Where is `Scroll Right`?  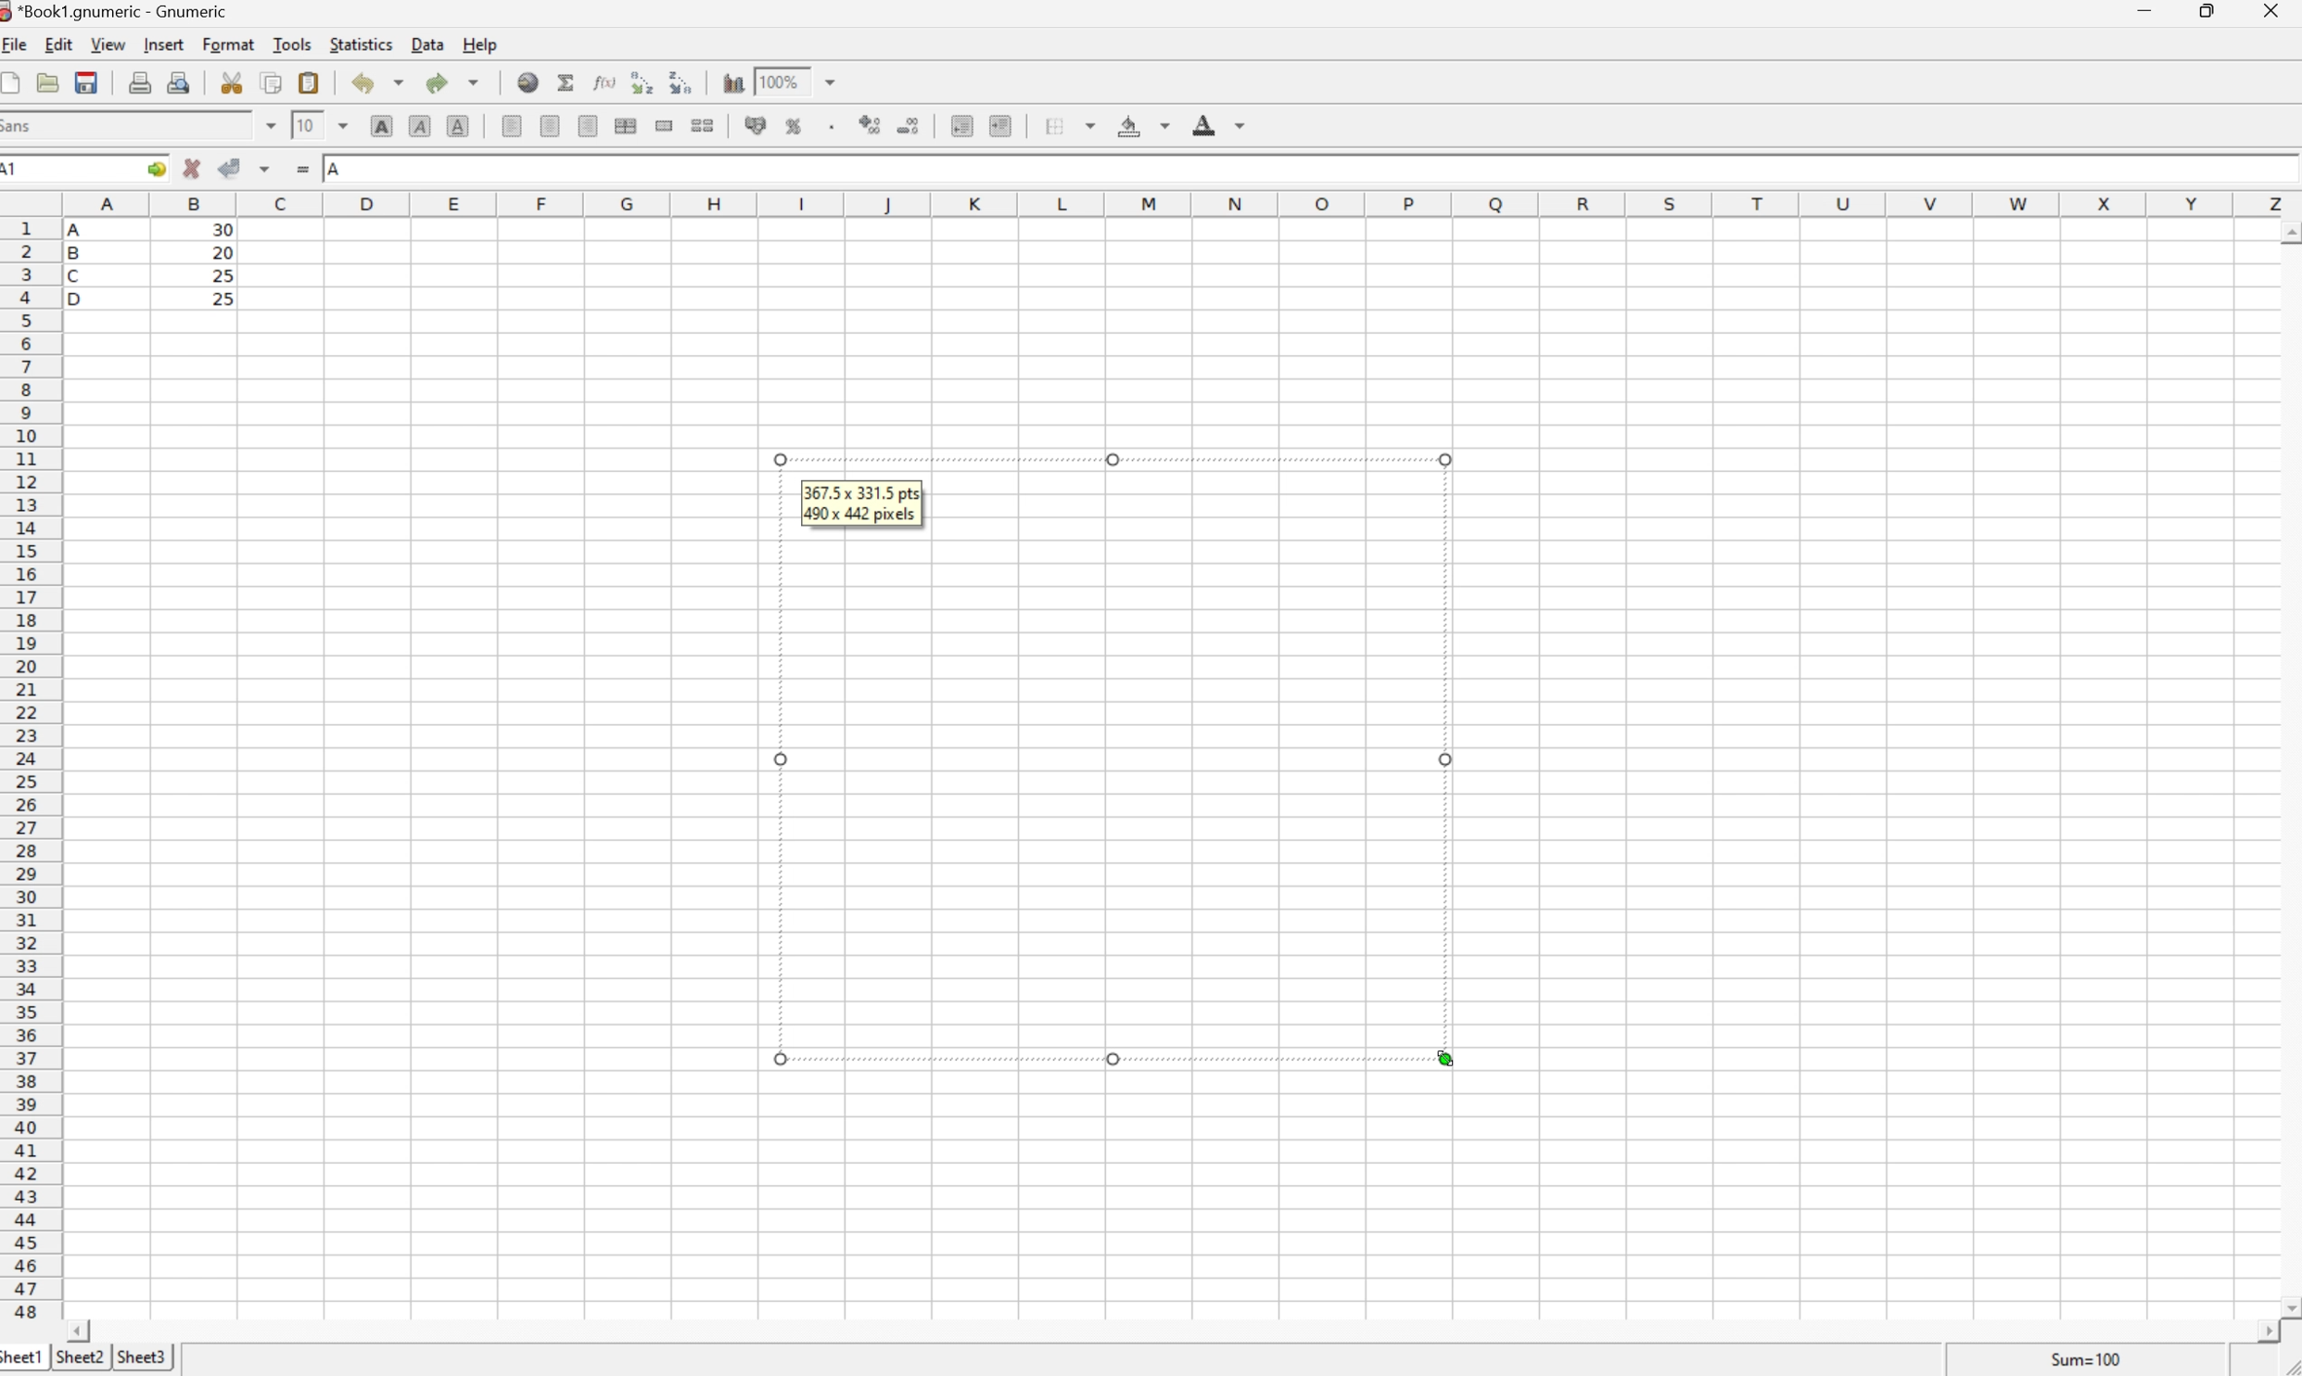
Scroll Right is located at coordinates (2260, 1331).